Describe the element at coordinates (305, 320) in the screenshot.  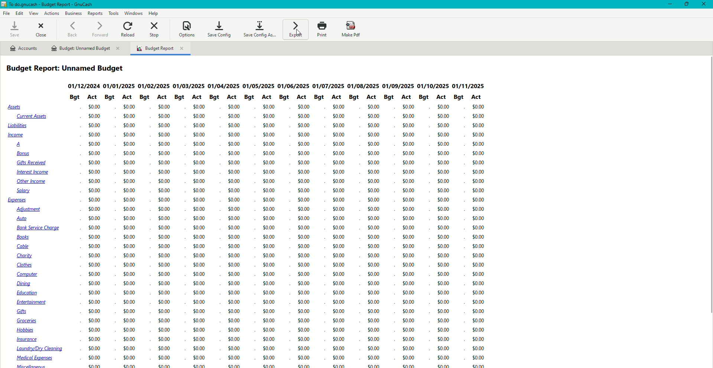
I see `$0.00` at that location.